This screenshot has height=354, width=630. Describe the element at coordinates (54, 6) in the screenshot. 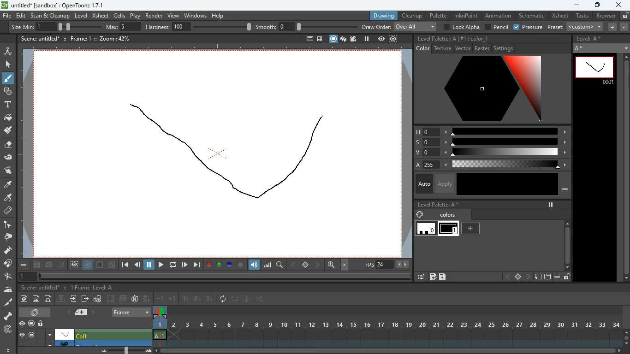

I see `opentoonz` at that location.